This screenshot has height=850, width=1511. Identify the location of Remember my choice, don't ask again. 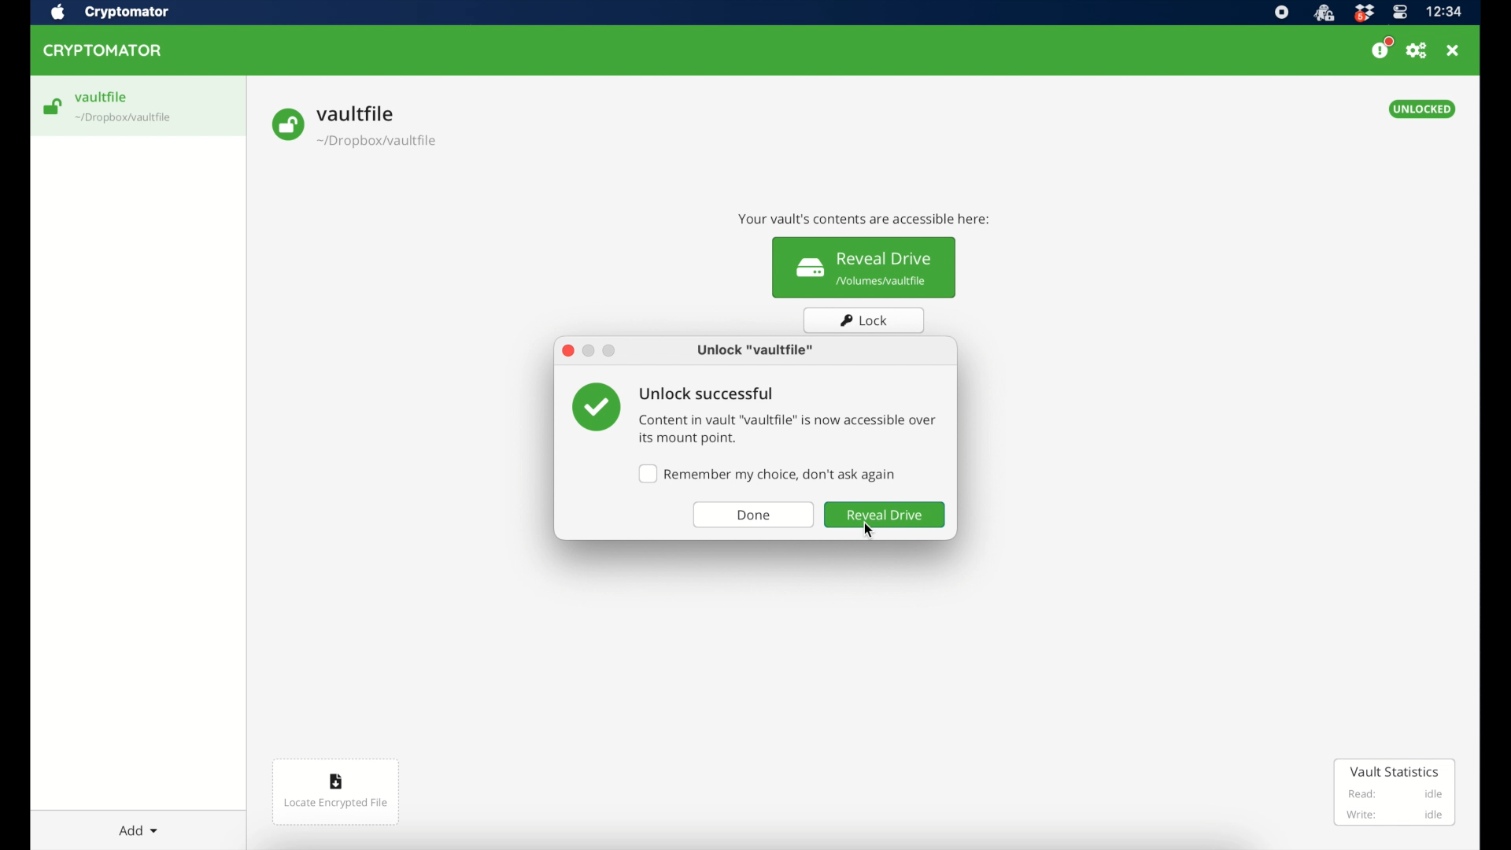
(769, 474).